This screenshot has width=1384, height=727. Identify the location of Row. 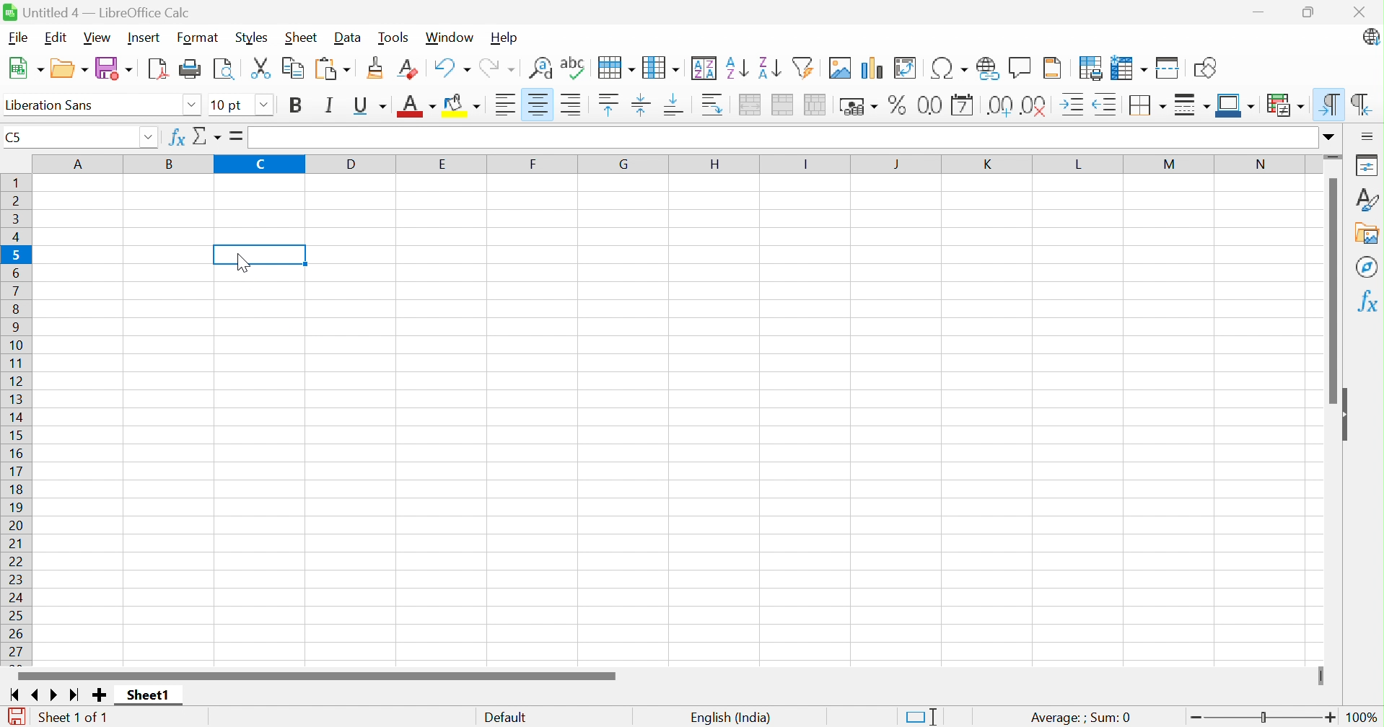
(615, 68).